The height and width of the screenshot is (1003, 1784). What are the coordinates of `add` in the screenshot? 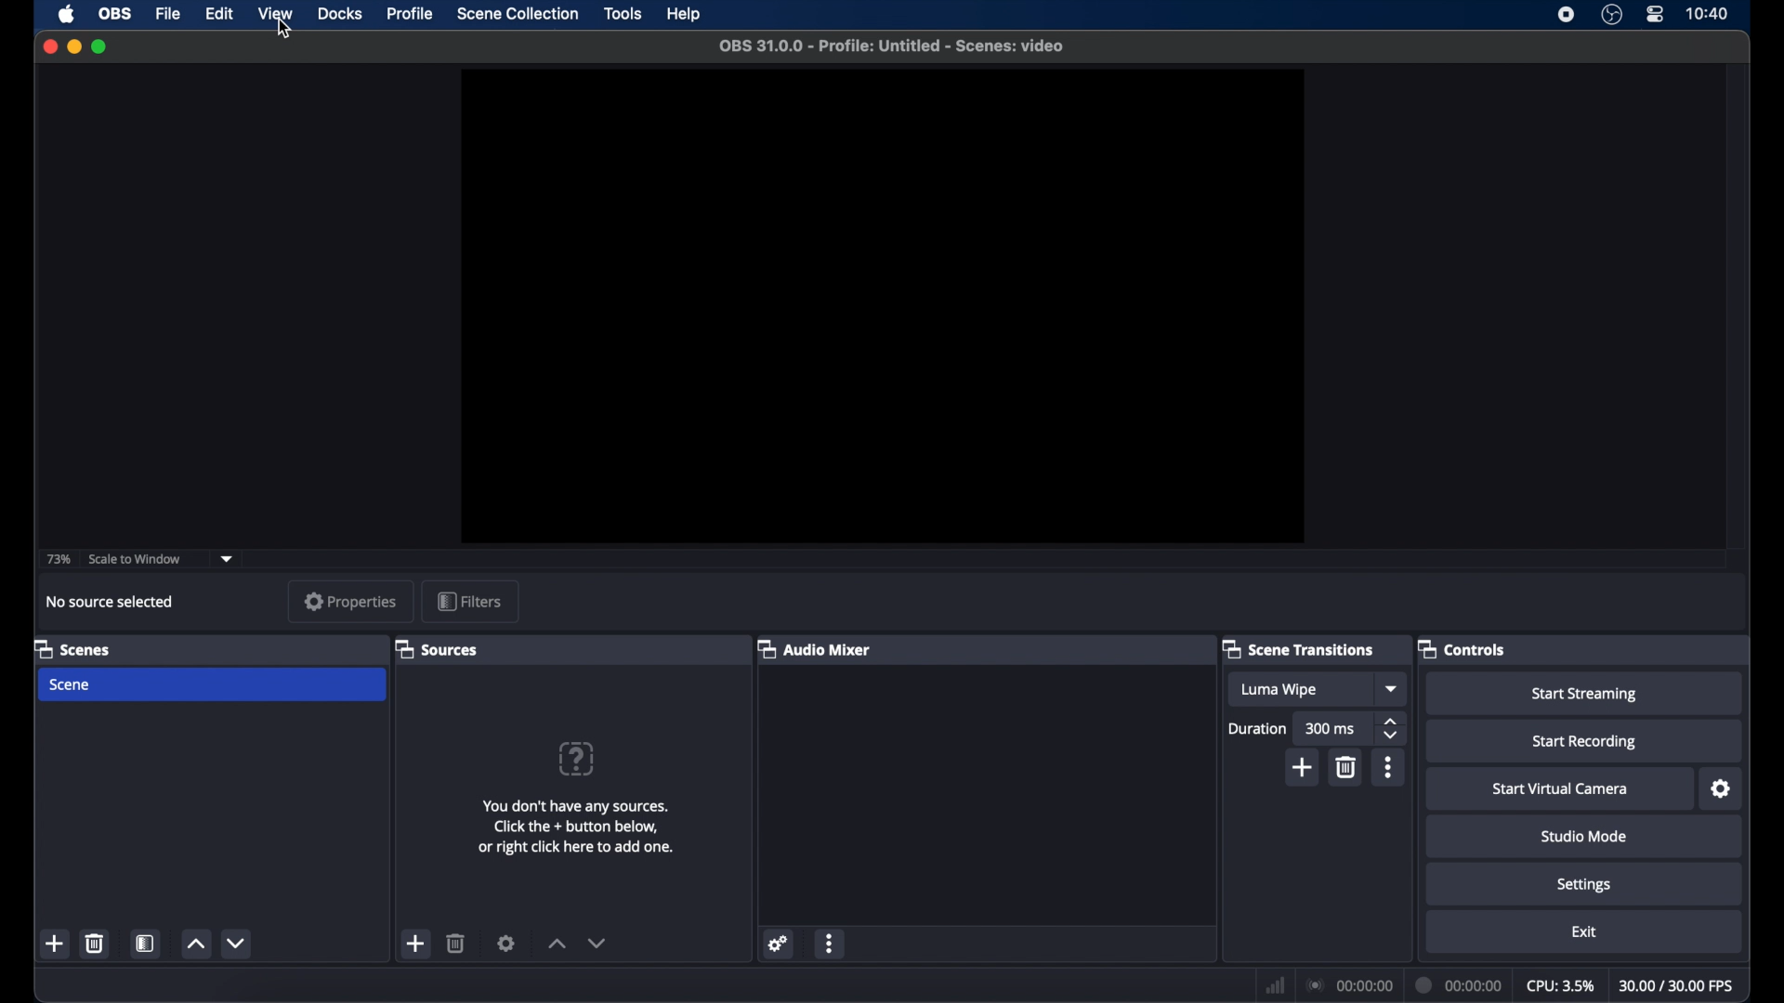 It's located at (416, 944).